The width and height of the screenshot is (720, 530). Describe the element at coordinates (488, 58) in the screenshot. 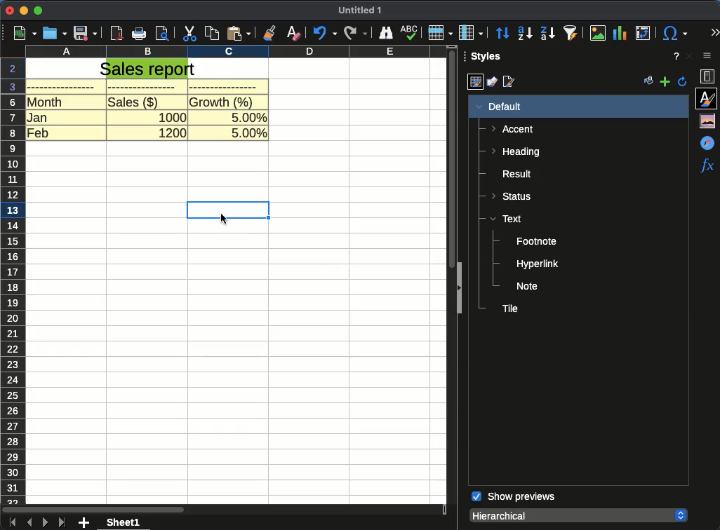

I see `styles` at that location.